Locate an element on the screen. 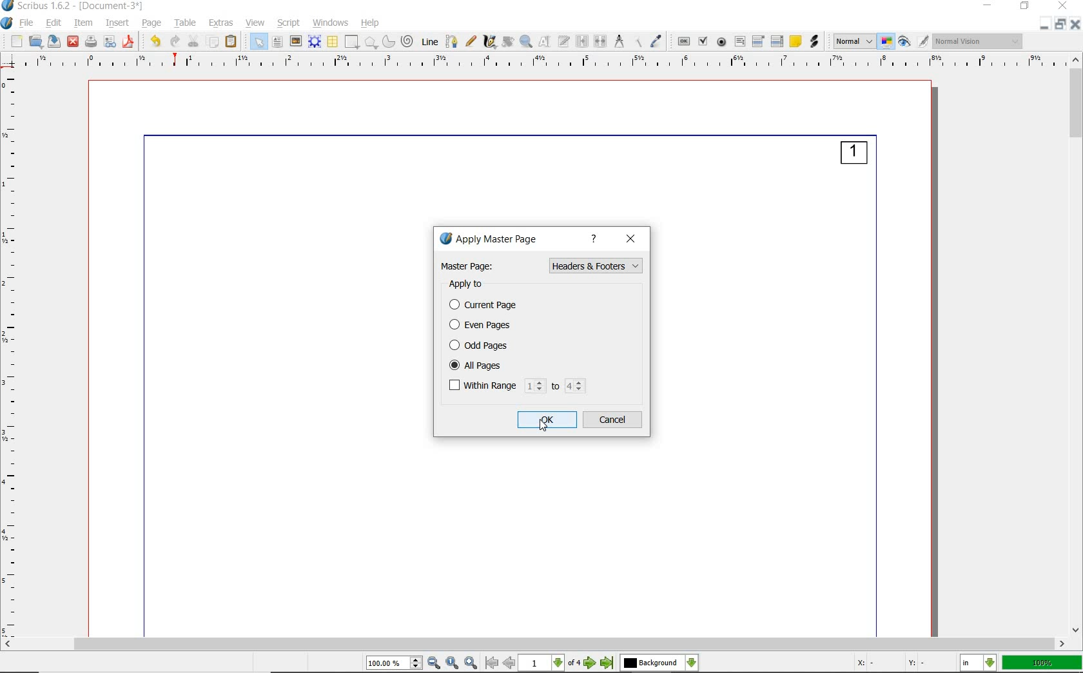  Header & Footers is located at coordinates (598, 278).